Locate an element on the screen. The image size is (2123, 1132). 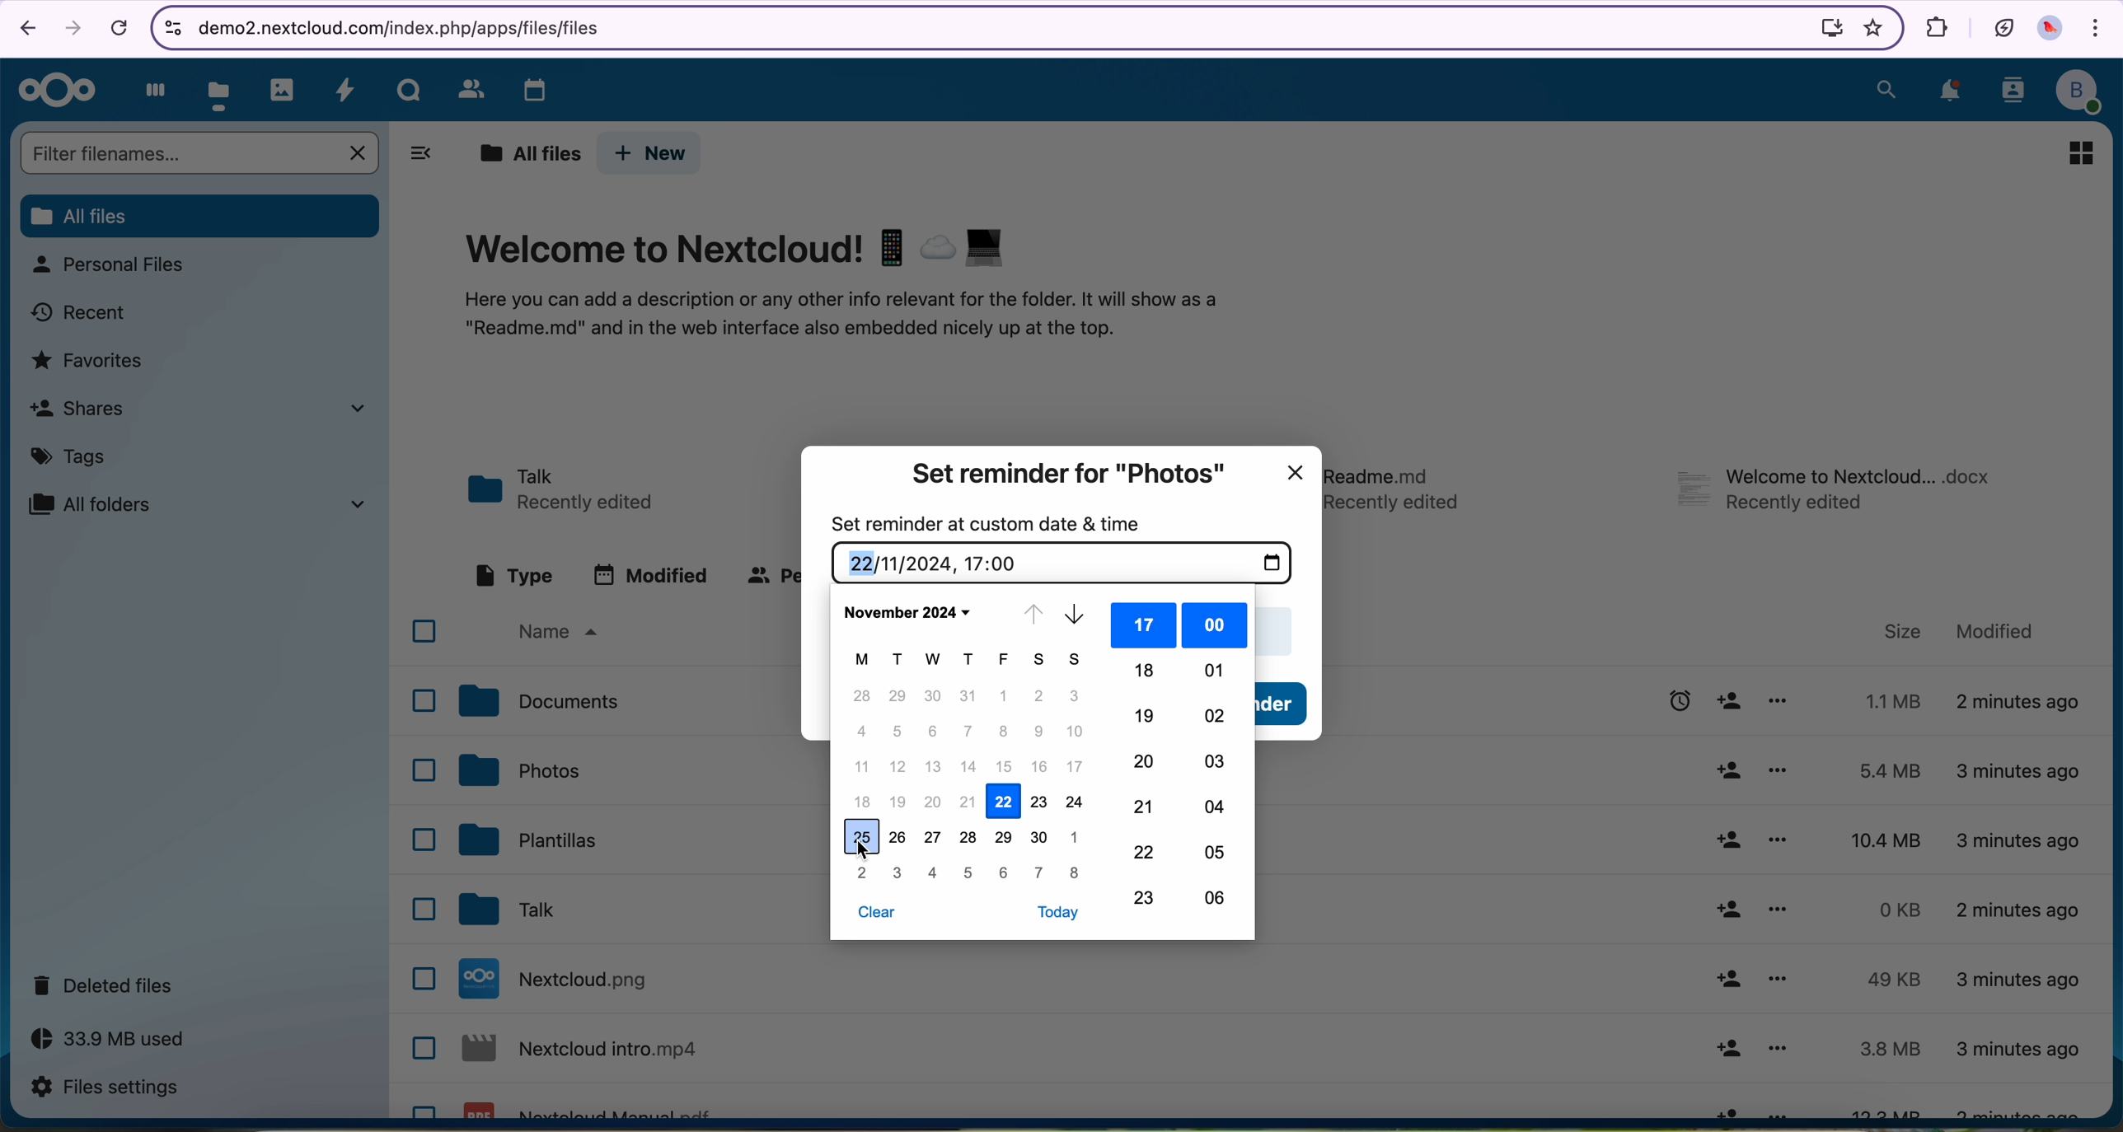
controls is located at coordinates (170, 25).